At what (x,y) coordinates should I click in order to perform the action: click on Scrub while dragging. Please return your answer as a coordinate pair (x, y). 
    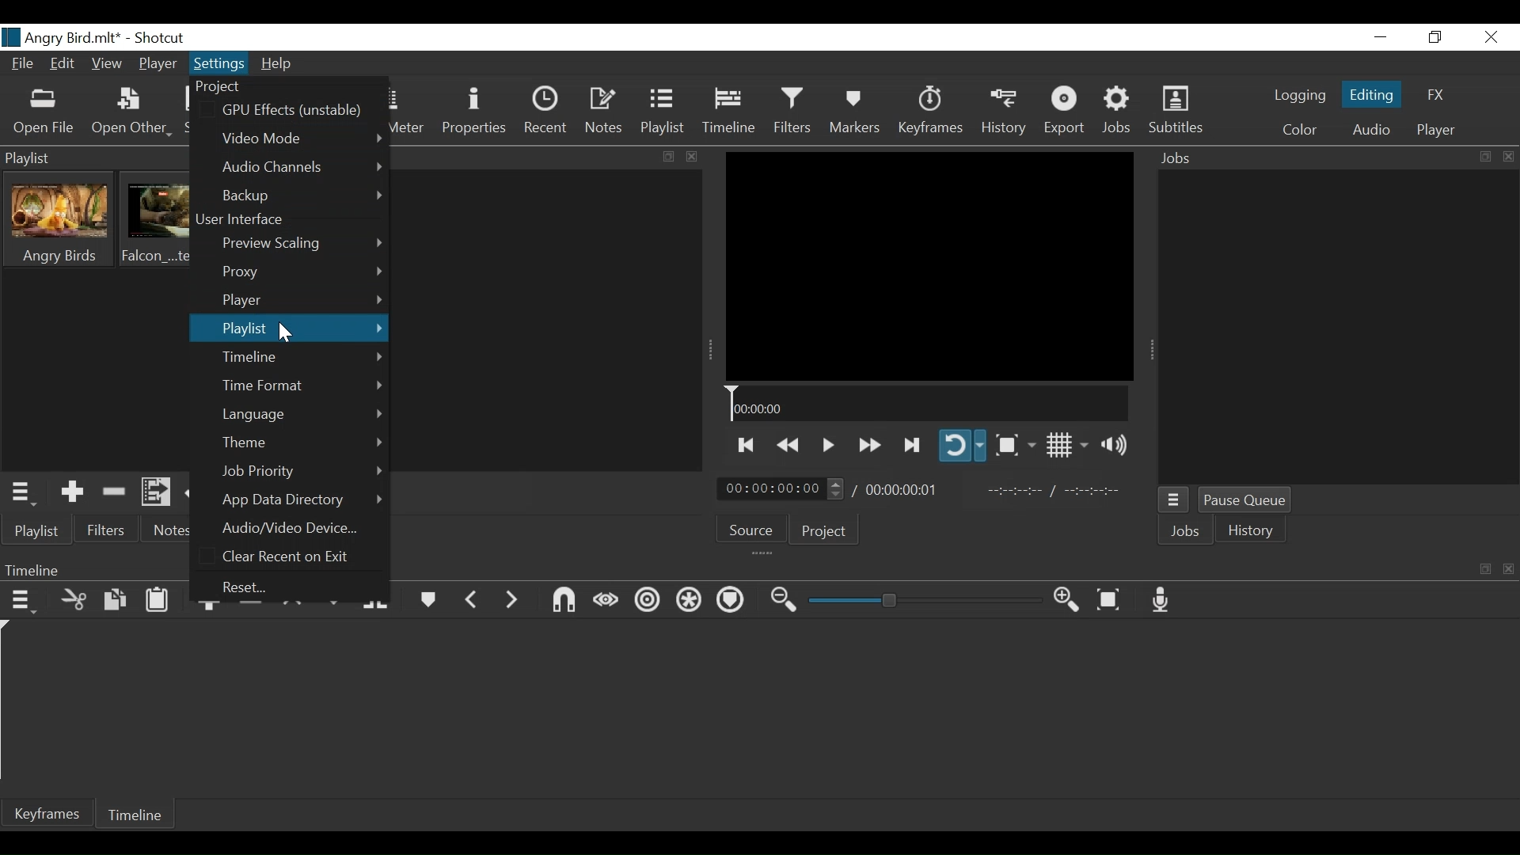
    Looking at the image, I should click on (606, 601).